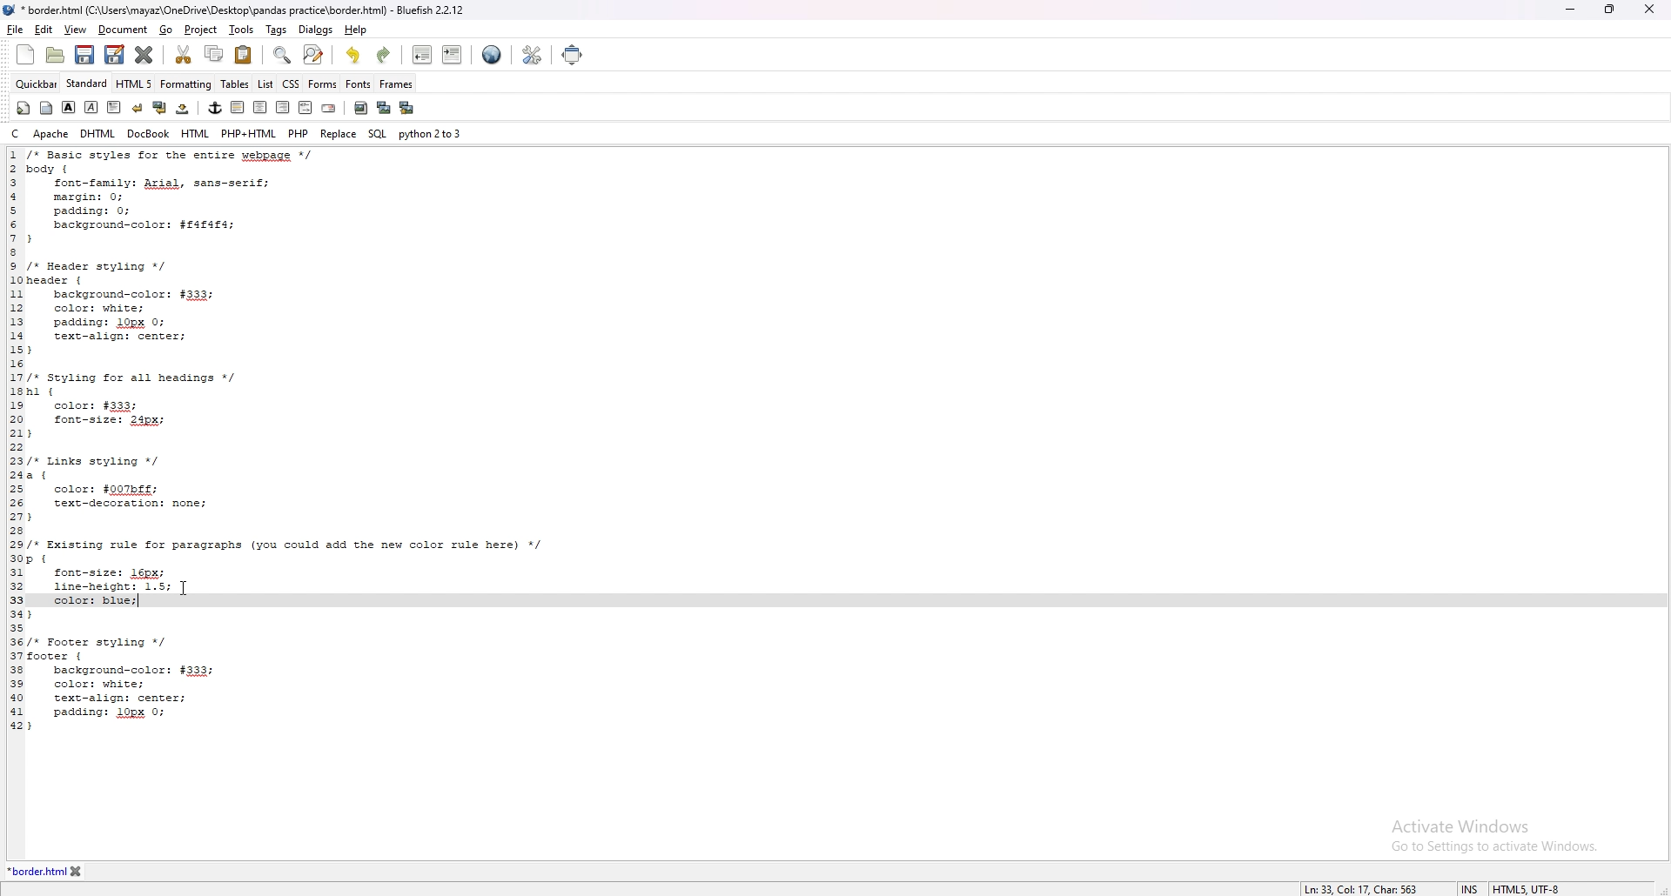 The width and height of the screenshot is (1671, 896). Describe the element at coordinates (212, 54) in the screenshot. I see `copy` at that location.